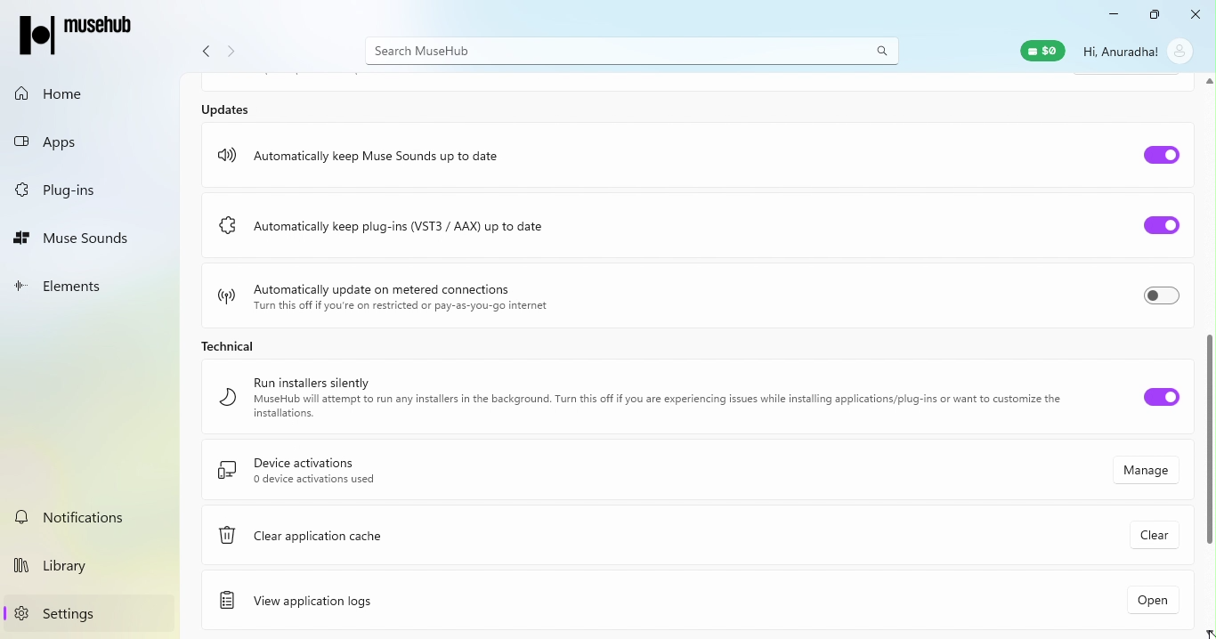 This screenshot has height=639, width=1216. What do you see at coordinates (1107, 16) in the screenshot?
I see `Minimize` at bounding box center [1107, 16].